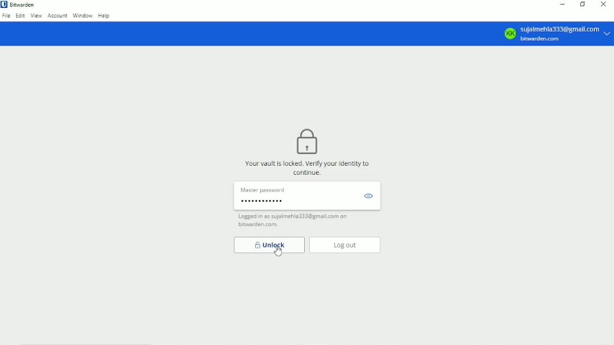  What do you see at coordinates (36, 16) in the screenshot?
I see `View` at bounding box center [36, 16].